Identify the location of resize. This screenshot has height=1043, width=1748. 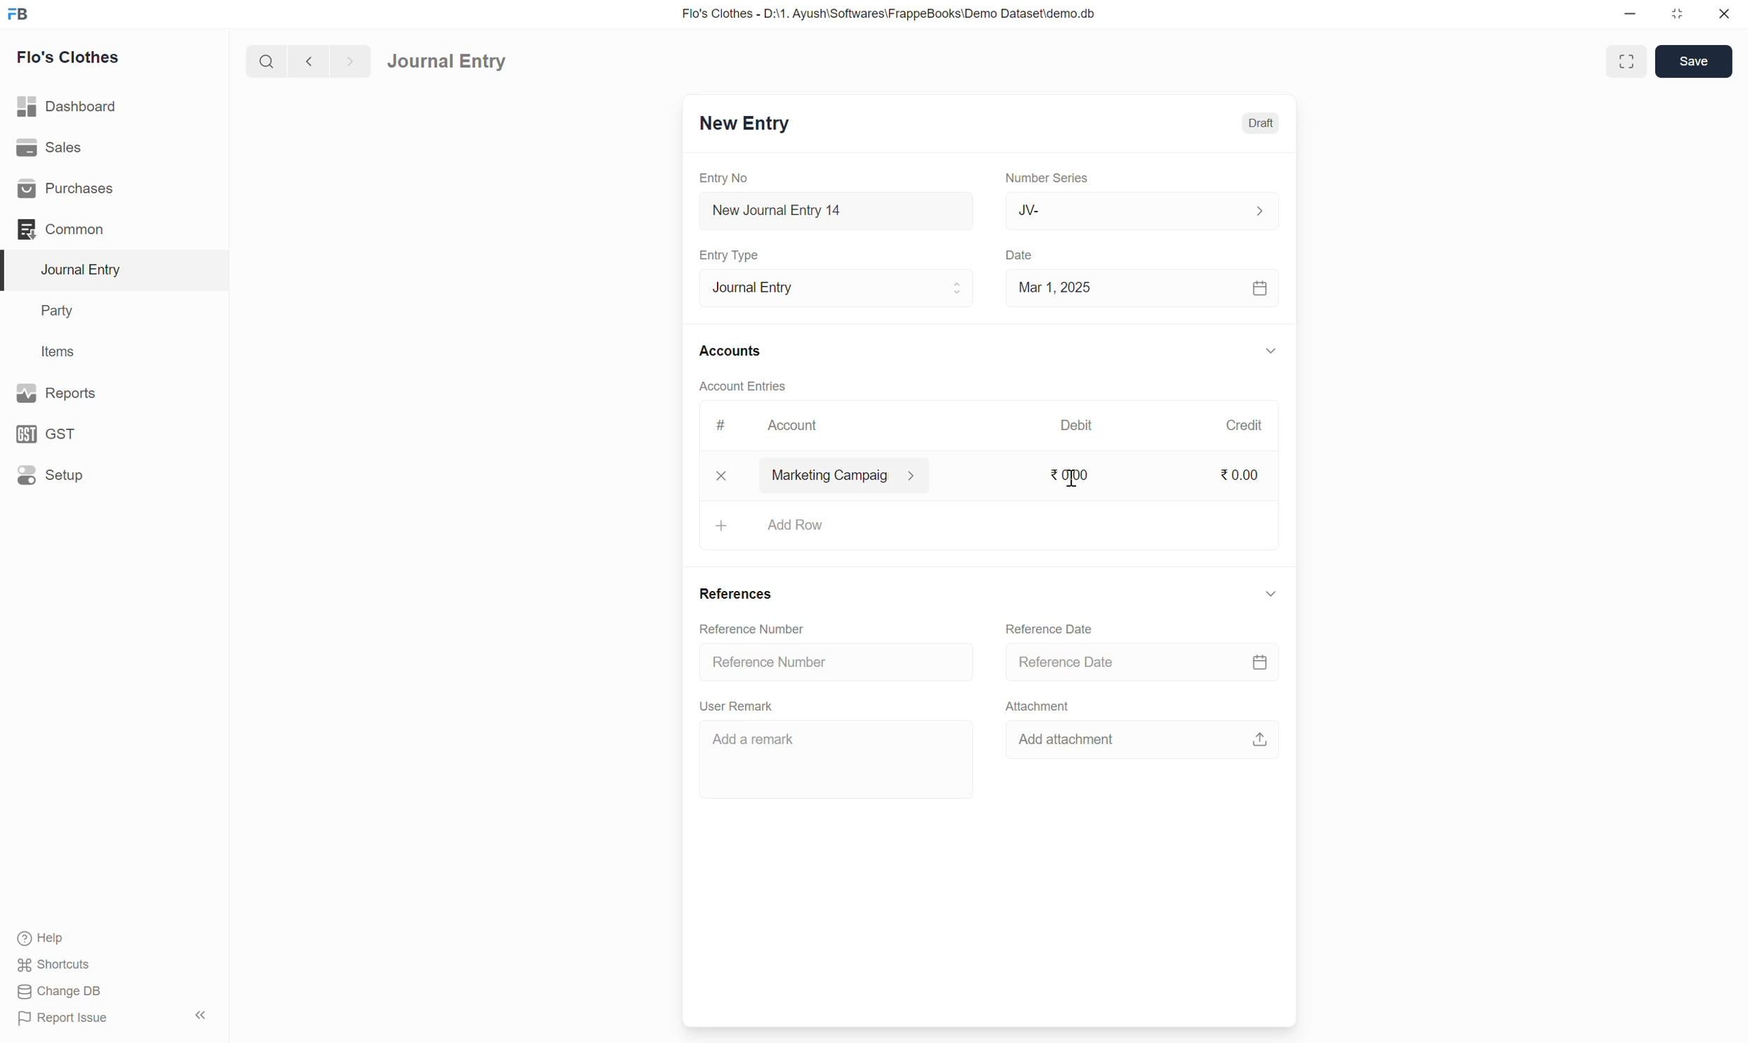
(1675, 14).